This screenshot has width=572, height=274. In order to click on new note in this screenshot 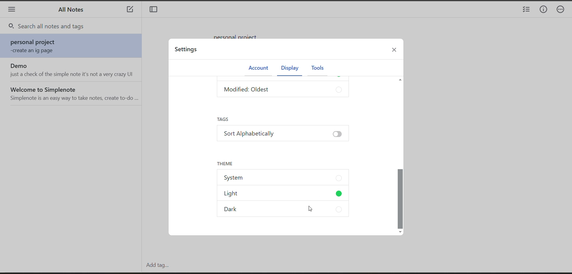, I will do `click(130, 10)`.